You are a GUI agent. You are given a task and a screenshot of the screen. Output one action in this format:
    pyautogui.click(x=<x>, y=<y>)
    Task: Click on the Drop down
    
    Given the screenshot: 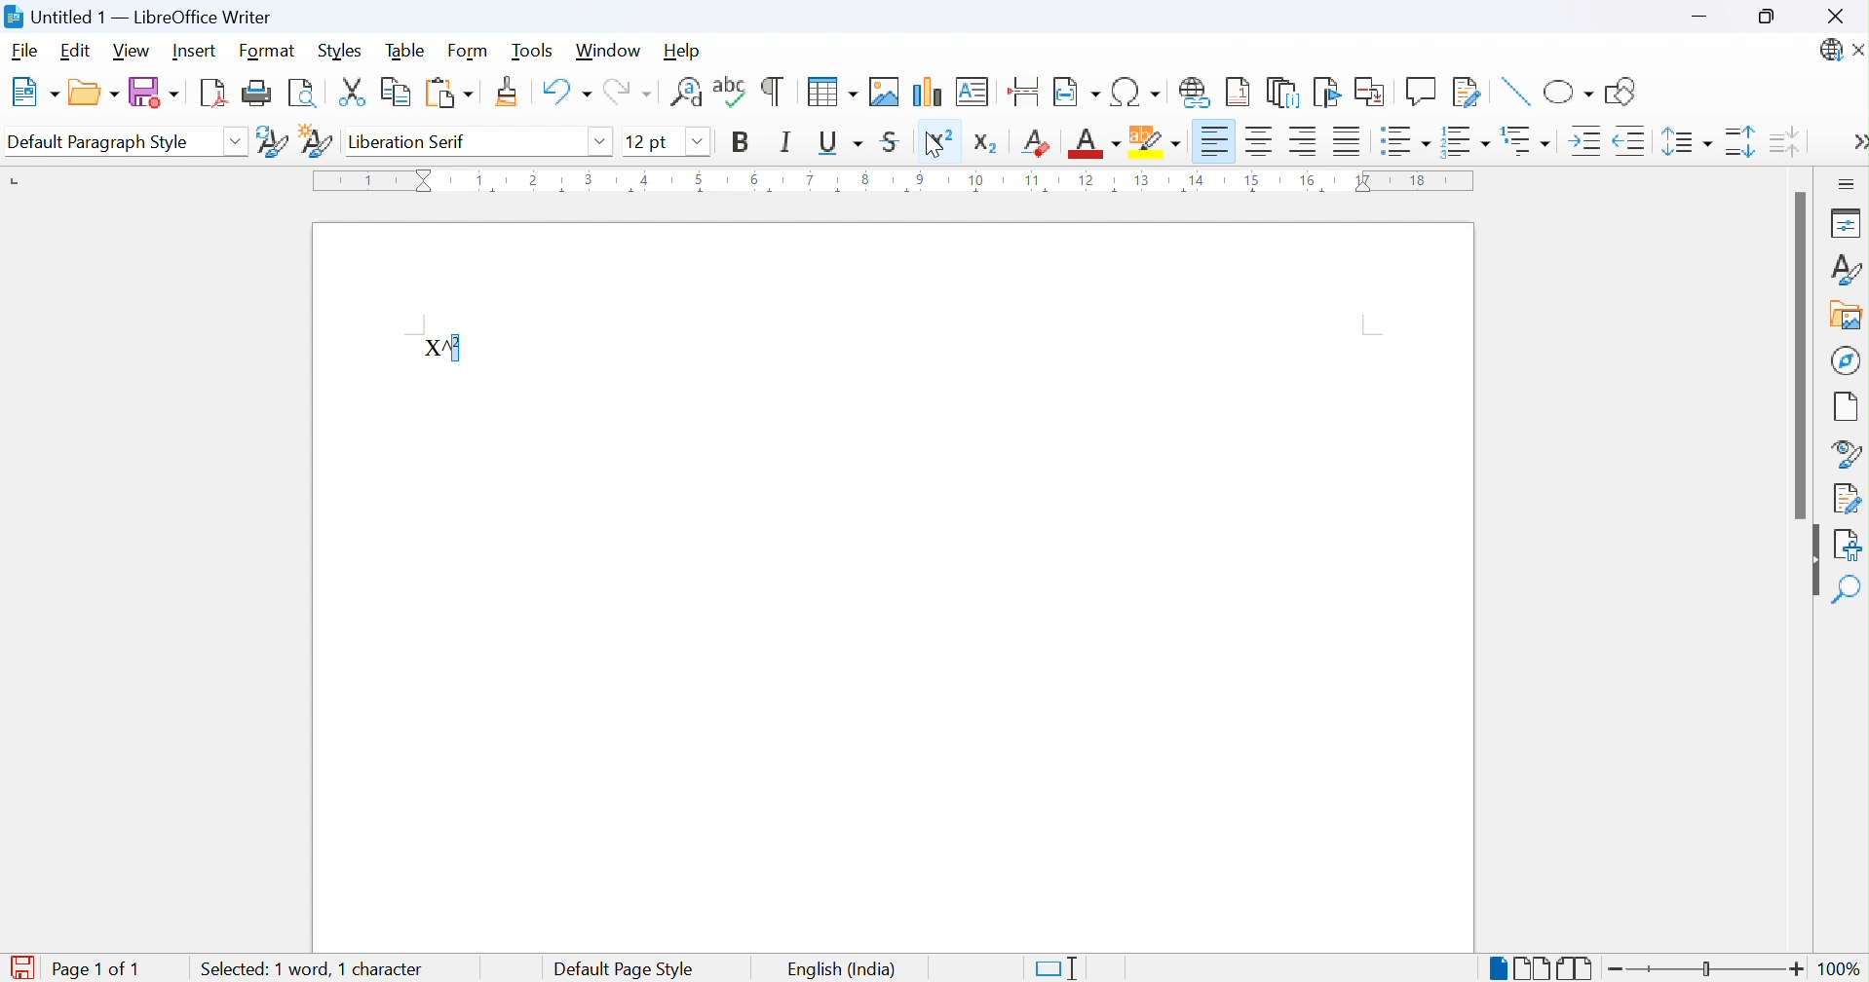 What is the action you would take?
    pyautogui.click(x=602, y=141)
    